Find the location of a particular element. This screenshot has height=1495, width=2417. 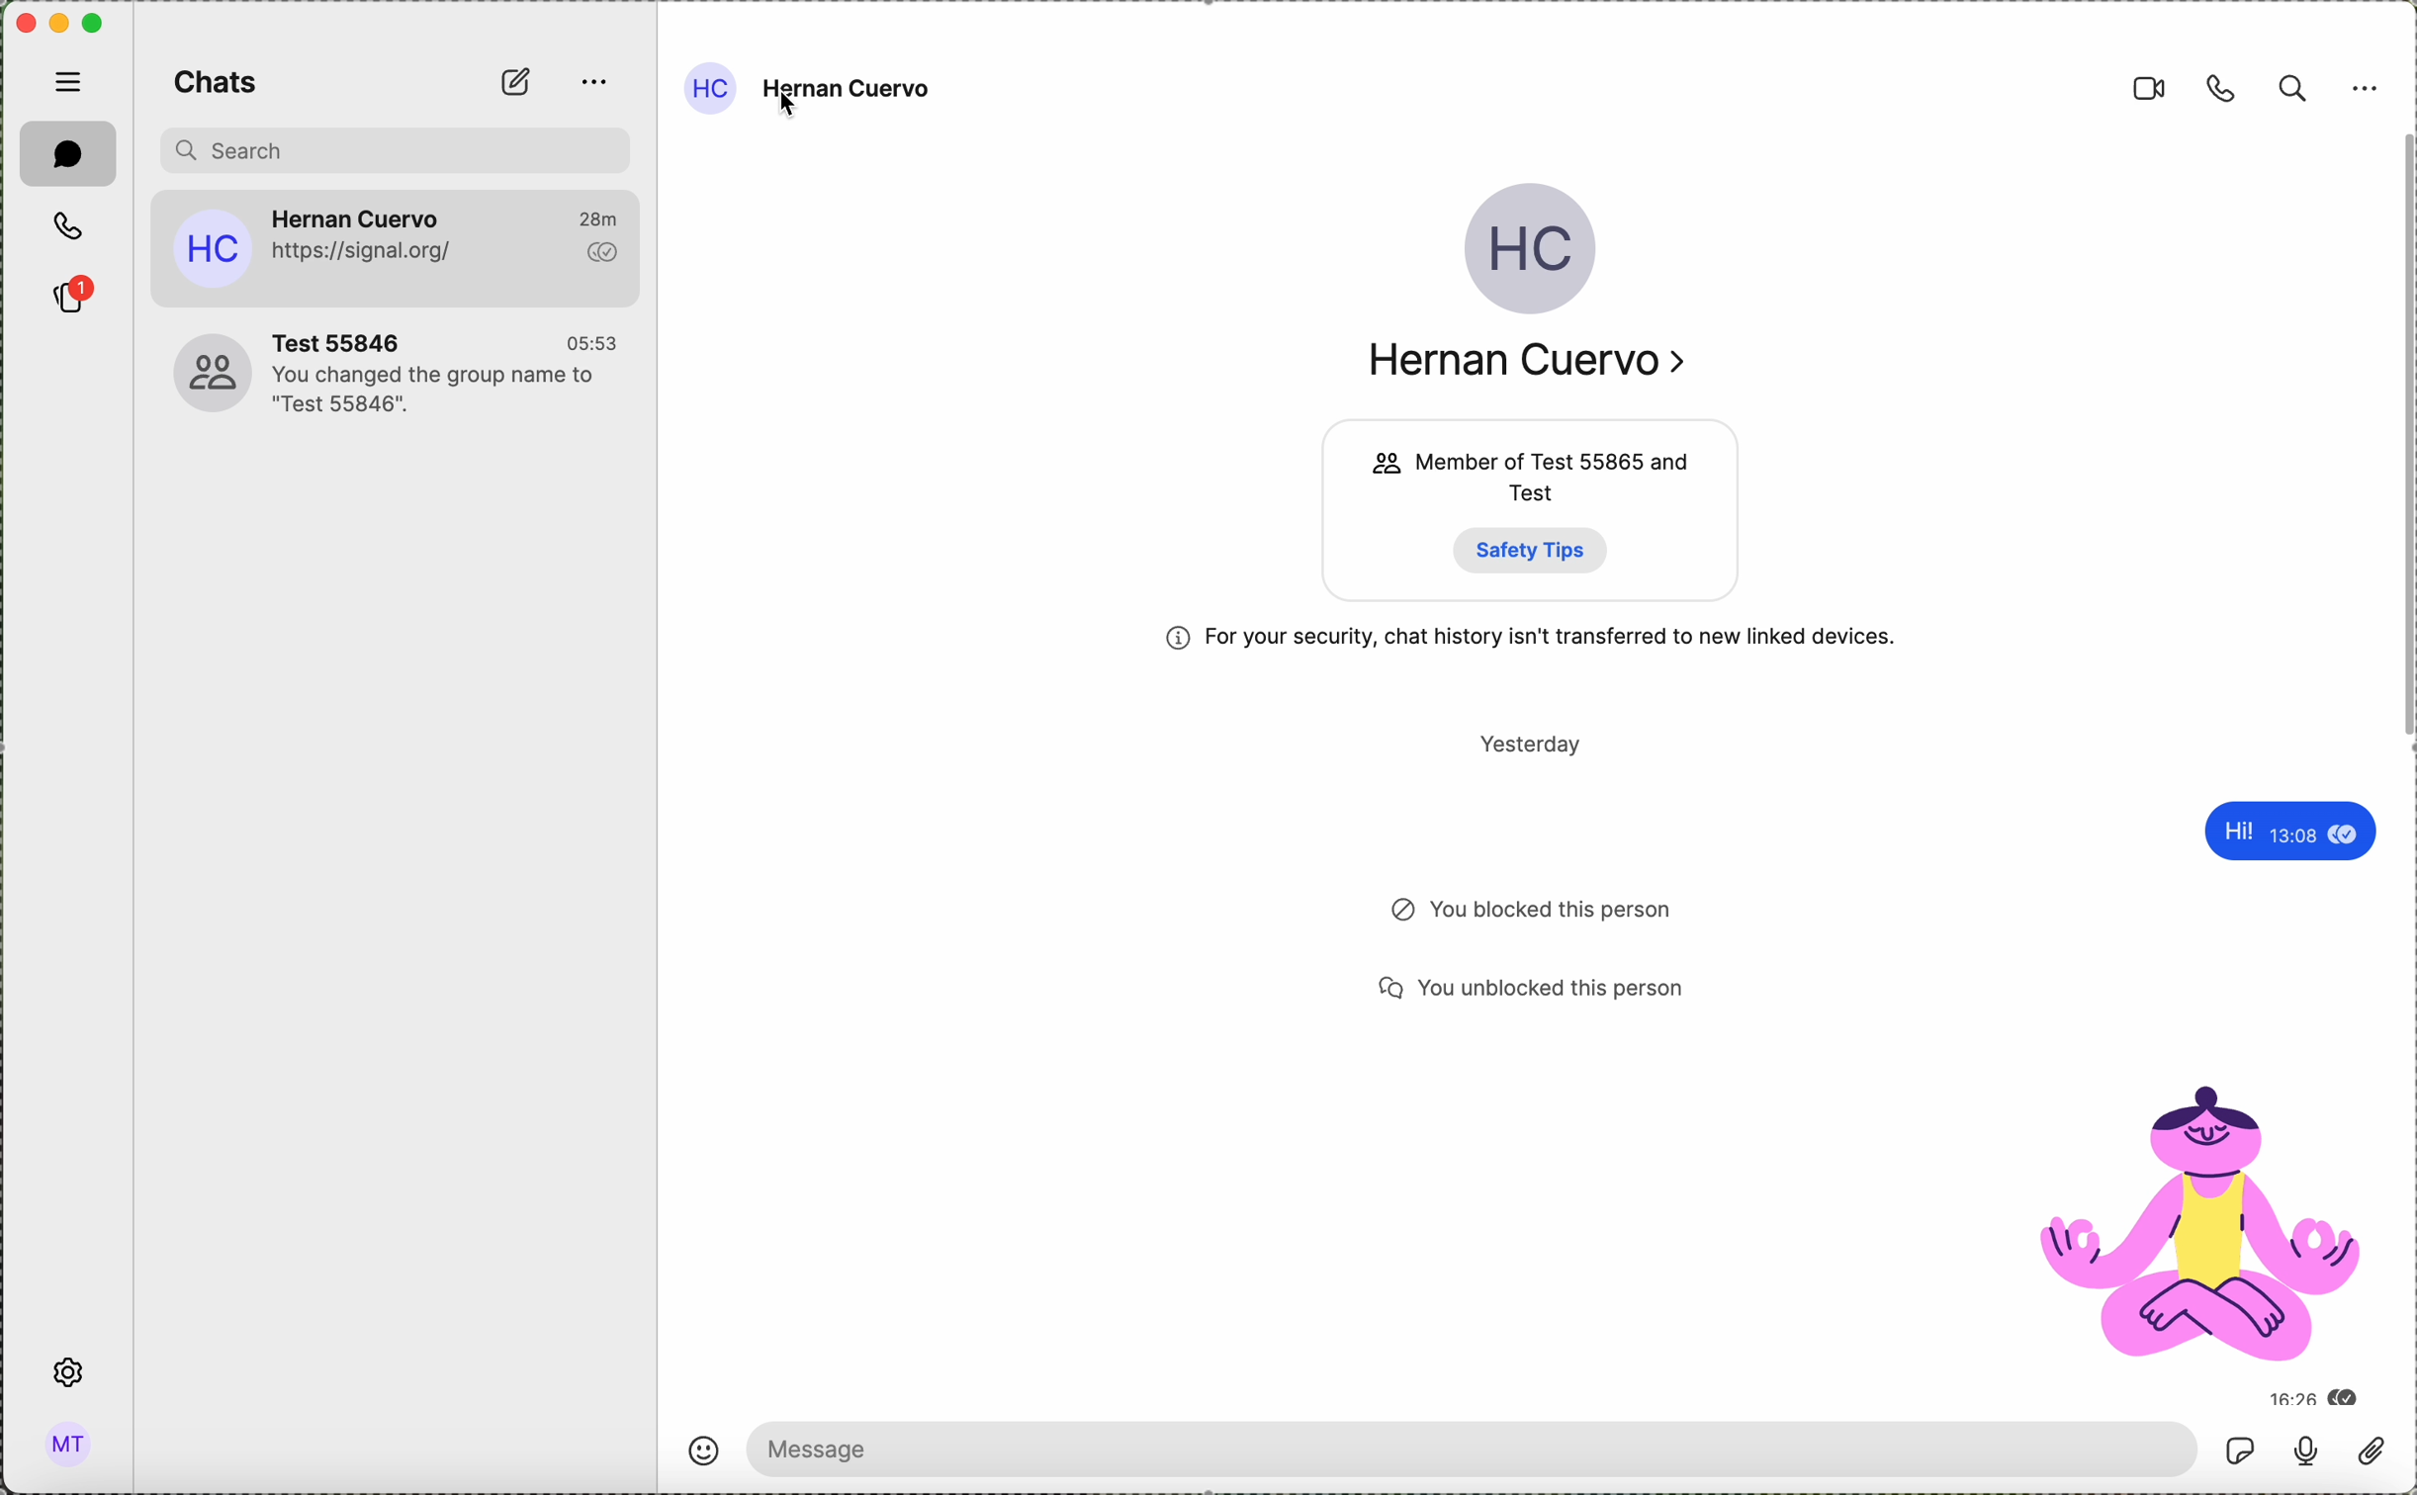

stories is located at coordinates (72, 296).